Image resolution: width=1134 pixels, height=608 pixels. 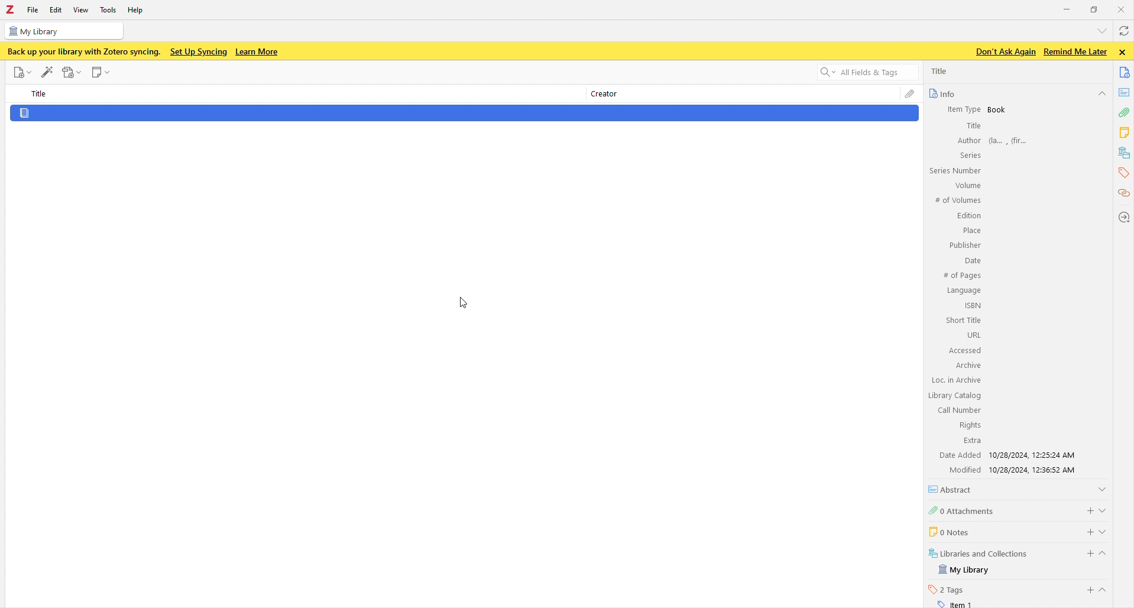 What do you see at coordinates (1123, 194) in the screenshot?
I see `citations` at bounding box center [1123, 194].